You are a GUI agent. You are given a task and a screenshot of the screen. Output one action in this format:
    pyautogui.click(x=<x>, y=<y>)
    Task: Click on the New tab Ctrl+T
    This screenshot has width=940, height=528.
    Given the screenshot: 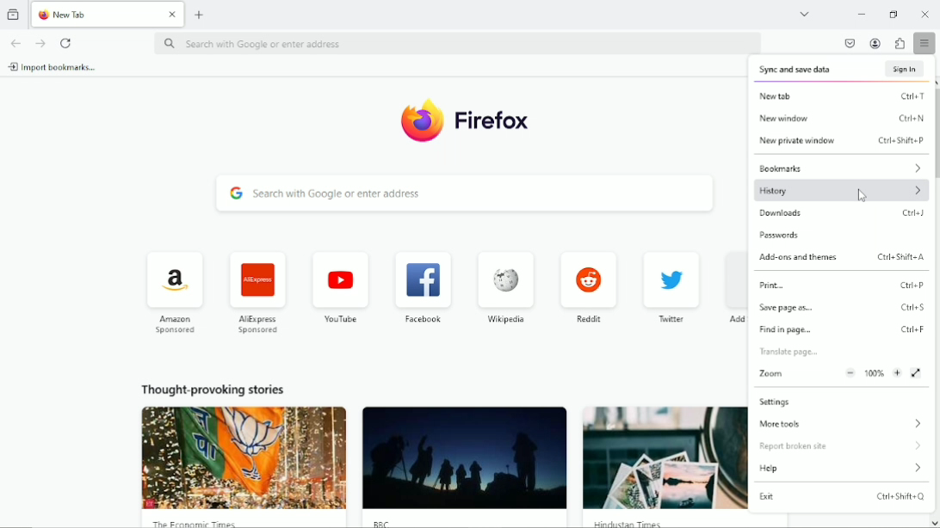 What is the action you would take?
    pyautogui.click(x=836, y=95)
    